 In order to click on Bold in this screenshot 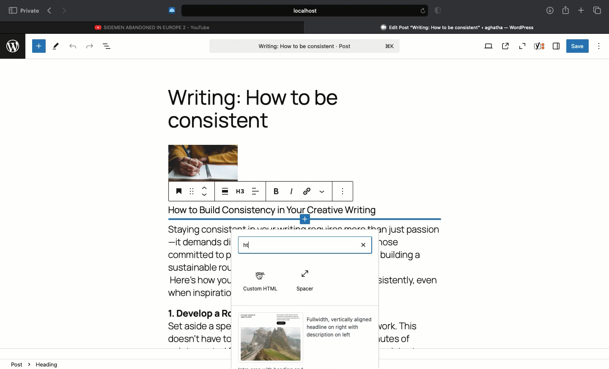, I will do `click(277, 191)`.